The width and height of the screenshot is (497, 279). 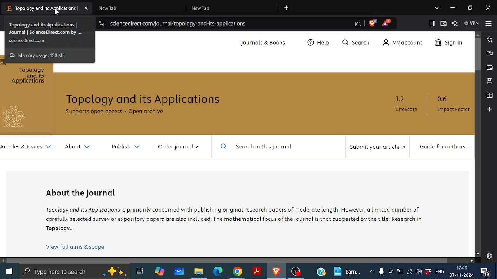 What do you see at coordinates (180, 24) in the screenshot?
I see `Web address of the current page` at bounding box center [180, 24].